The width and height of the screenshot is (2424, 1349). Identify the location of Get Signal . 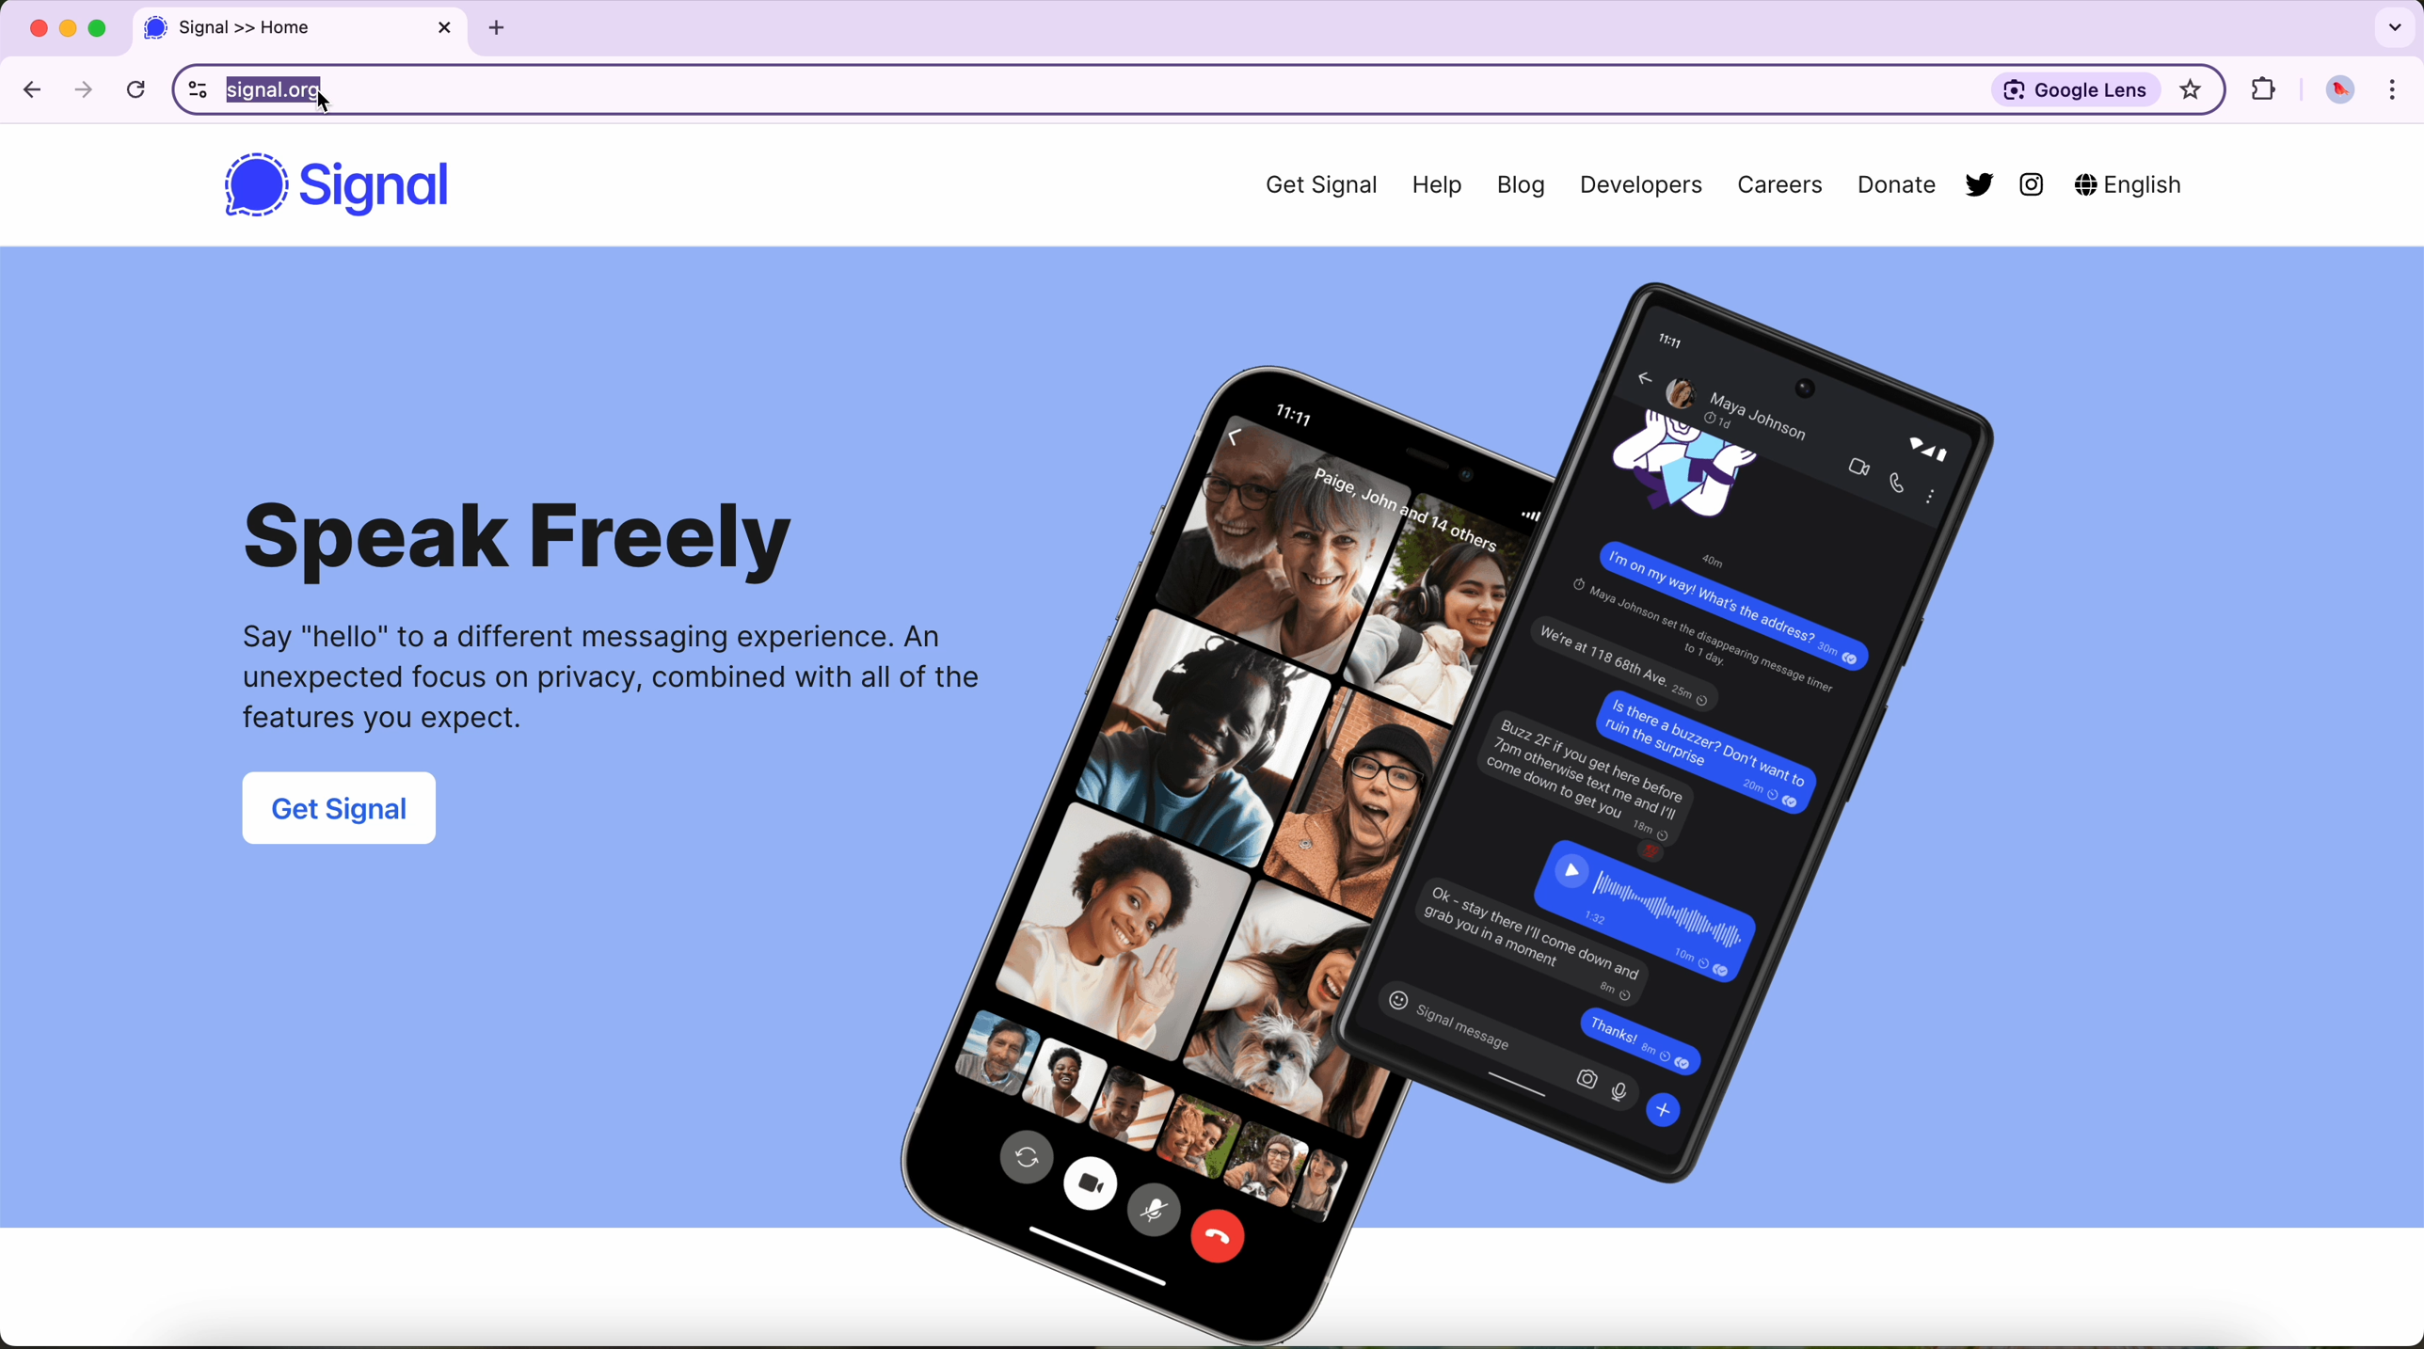
(344, 812).